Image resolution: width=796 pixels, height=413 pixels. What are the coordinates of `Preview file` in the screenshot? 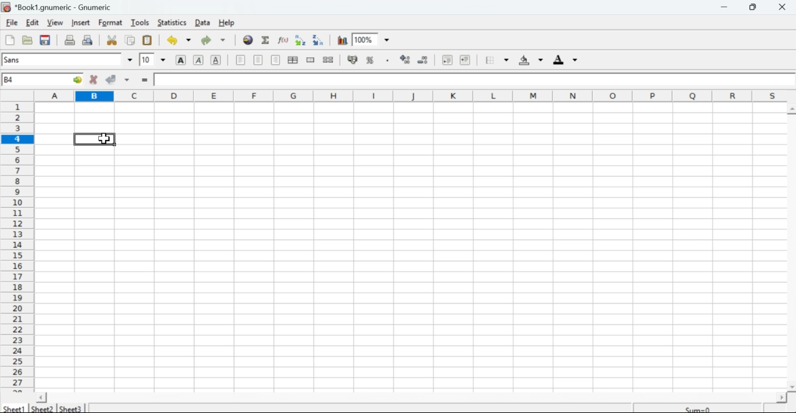 It's located at (88, 39).